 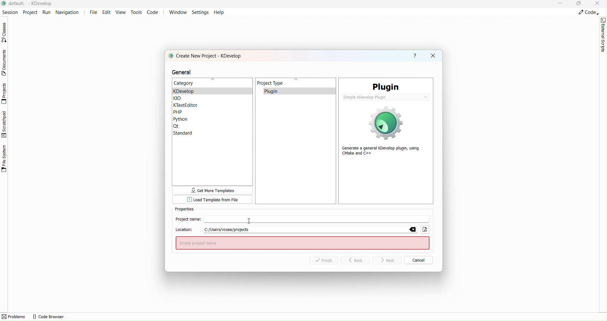 I want to click on more templates, so click(x=212, y=191).